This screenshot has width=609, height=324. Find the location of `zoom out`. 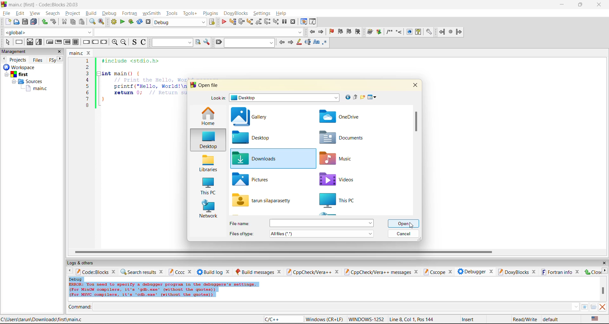

zoom out is located at coordinates (123, 42).